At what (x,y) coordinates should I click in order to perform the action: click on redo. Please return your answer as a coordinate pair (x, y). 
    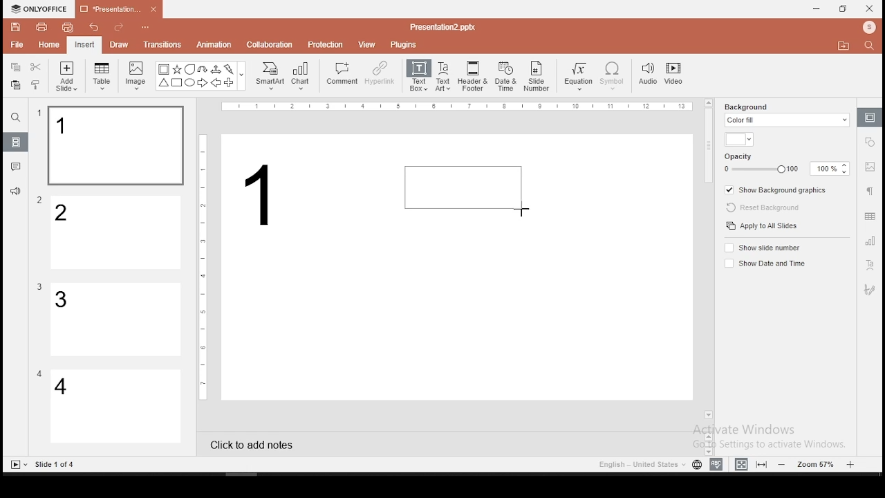
    Looking at the image, I should click on (119, 29).